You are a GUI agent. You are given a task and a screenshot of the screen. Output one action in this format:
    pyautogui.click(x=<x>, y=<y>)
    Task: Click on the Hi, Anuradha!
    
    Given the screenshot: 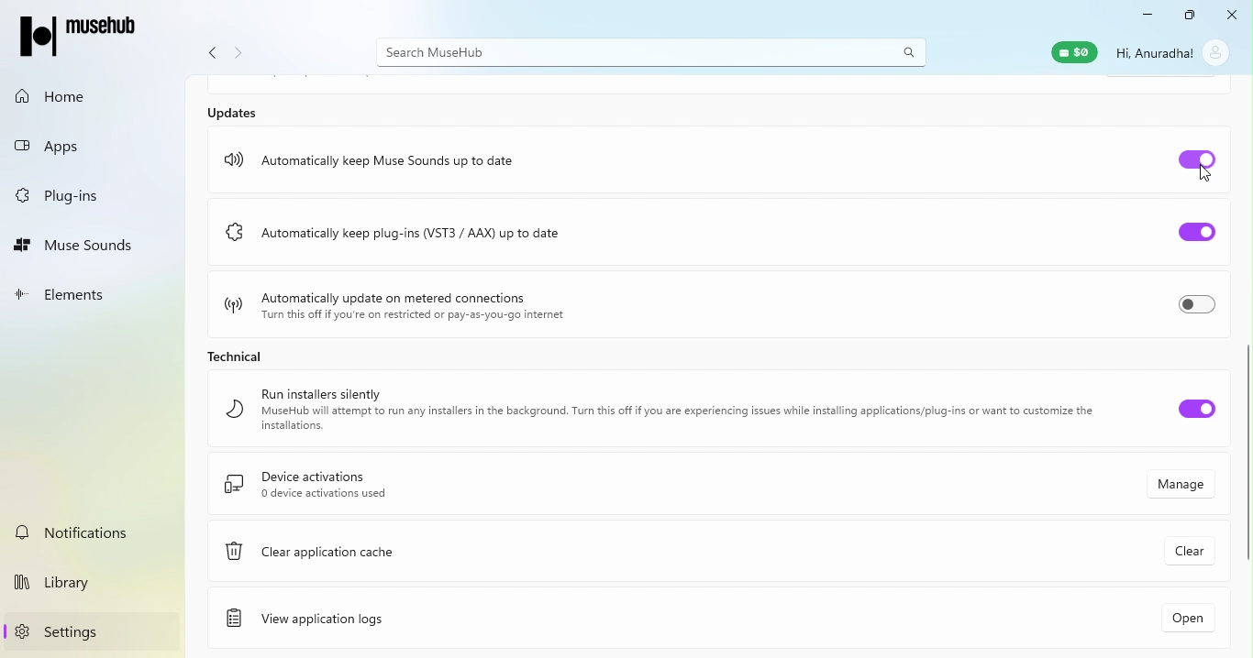 What is the action you would take?
    pyautogui.click(x=1156, y=52)
    